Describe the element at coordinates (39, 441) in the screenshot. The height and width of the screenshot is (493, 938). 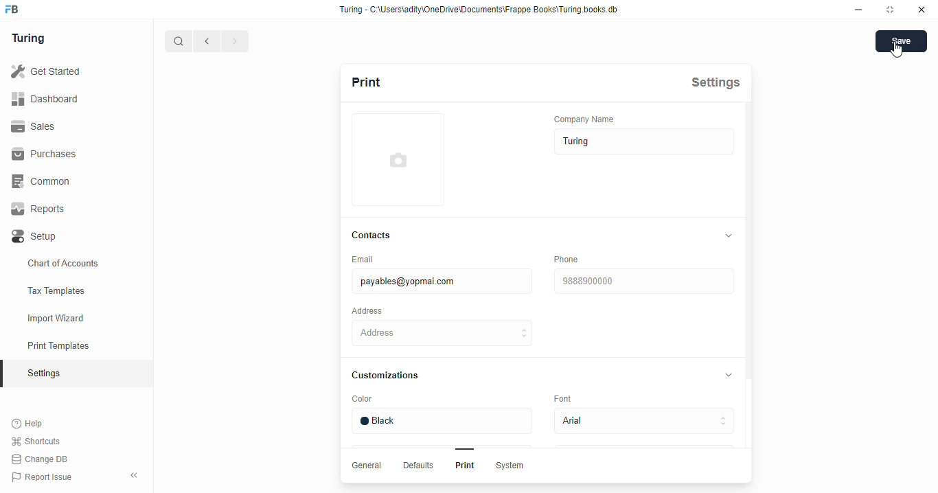
I see `Shortcuts` at that location.